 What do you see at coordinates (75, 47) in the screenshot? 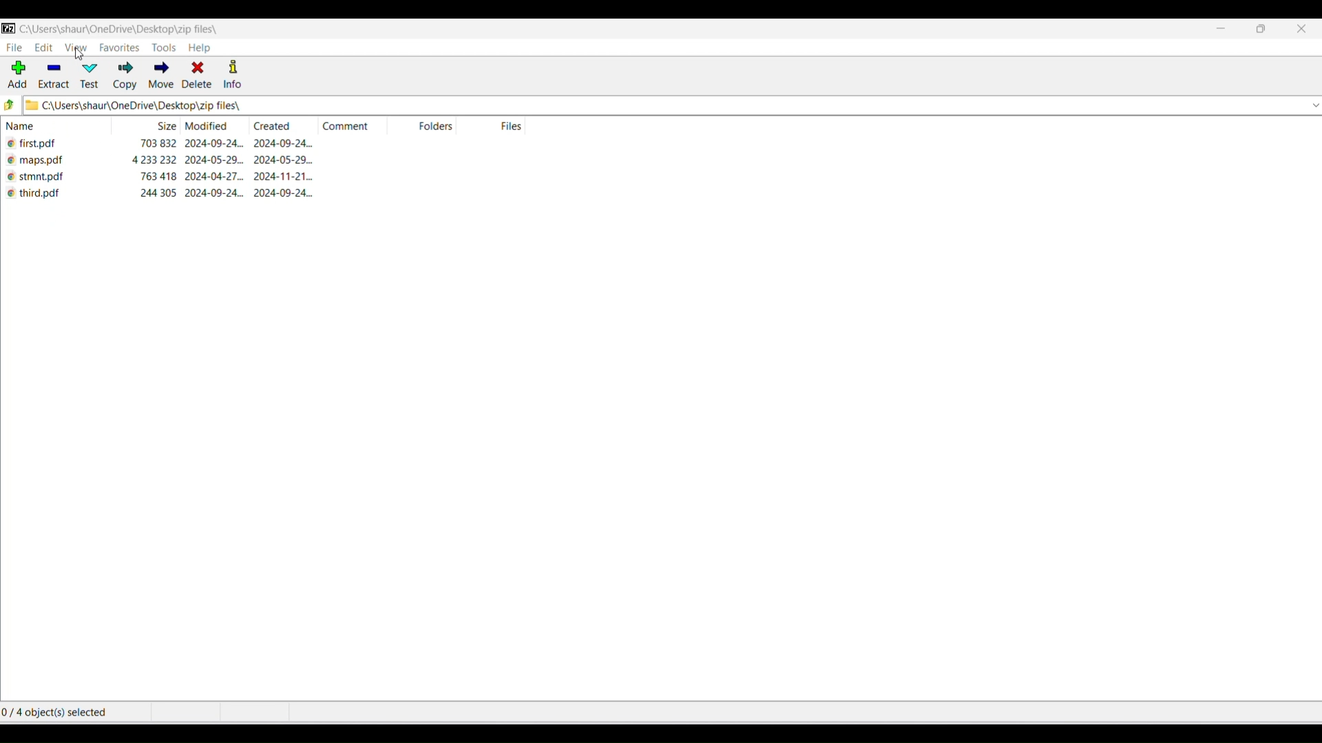
I see `view` at bounding box center [75, 47].